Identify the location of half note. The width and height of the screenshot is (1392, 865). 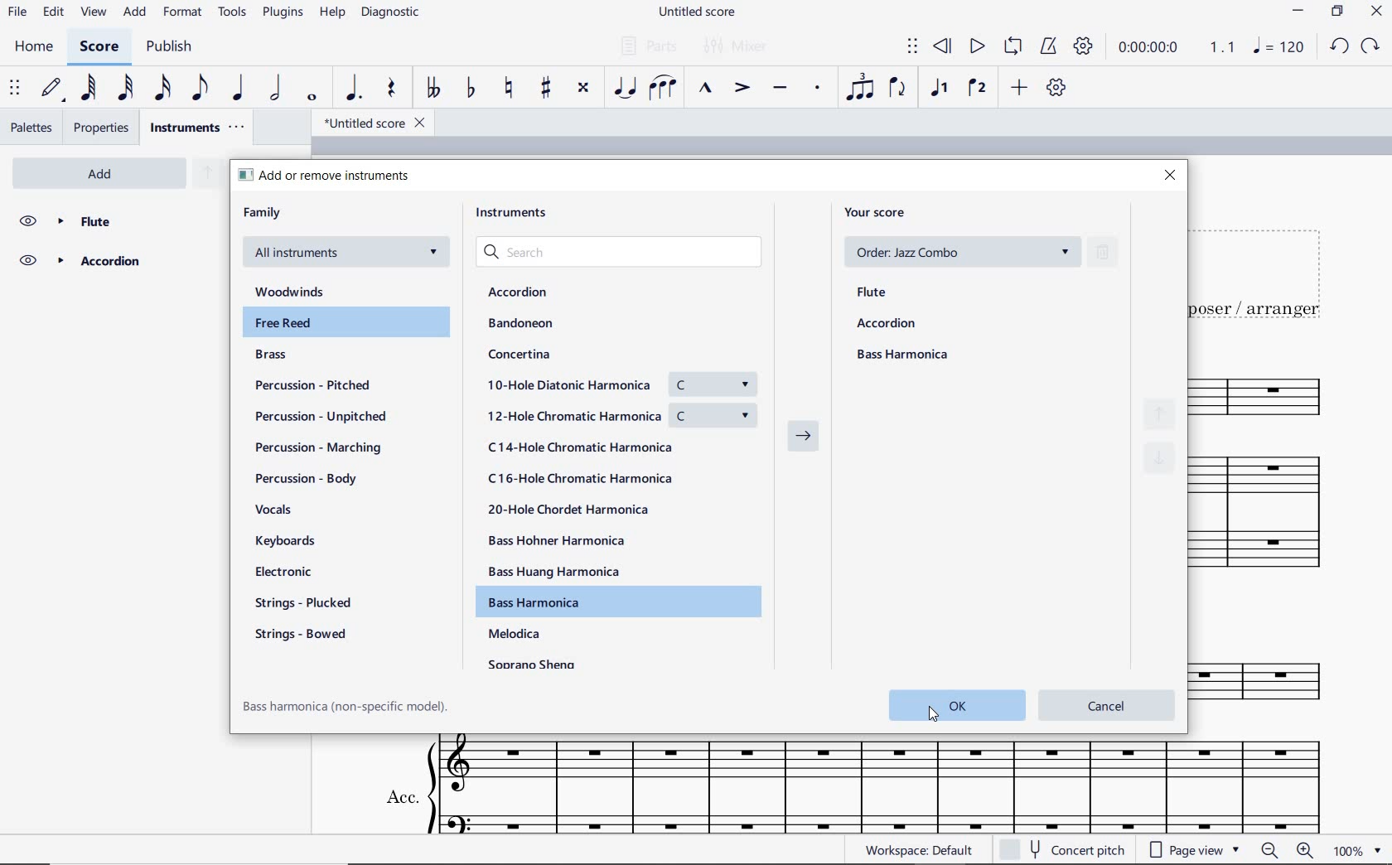
(278, 89).